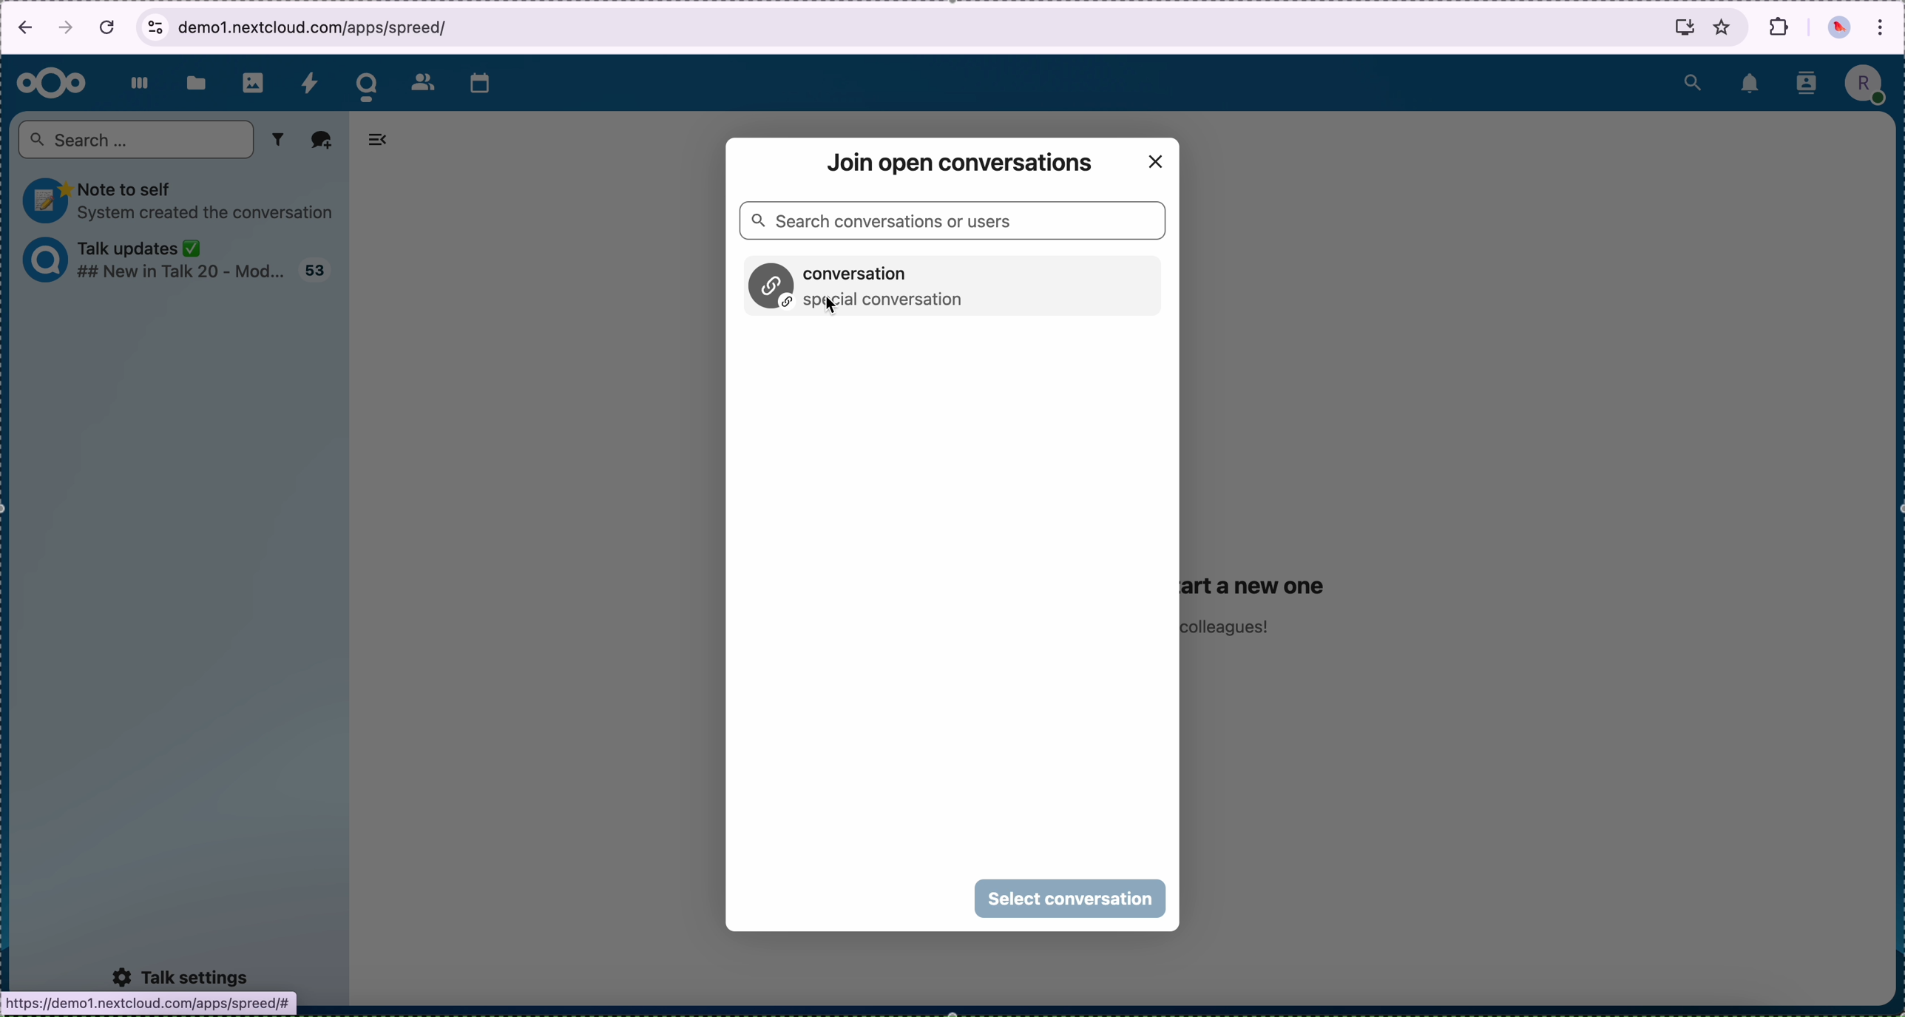  I want to click on contacts, so click(420, 79).